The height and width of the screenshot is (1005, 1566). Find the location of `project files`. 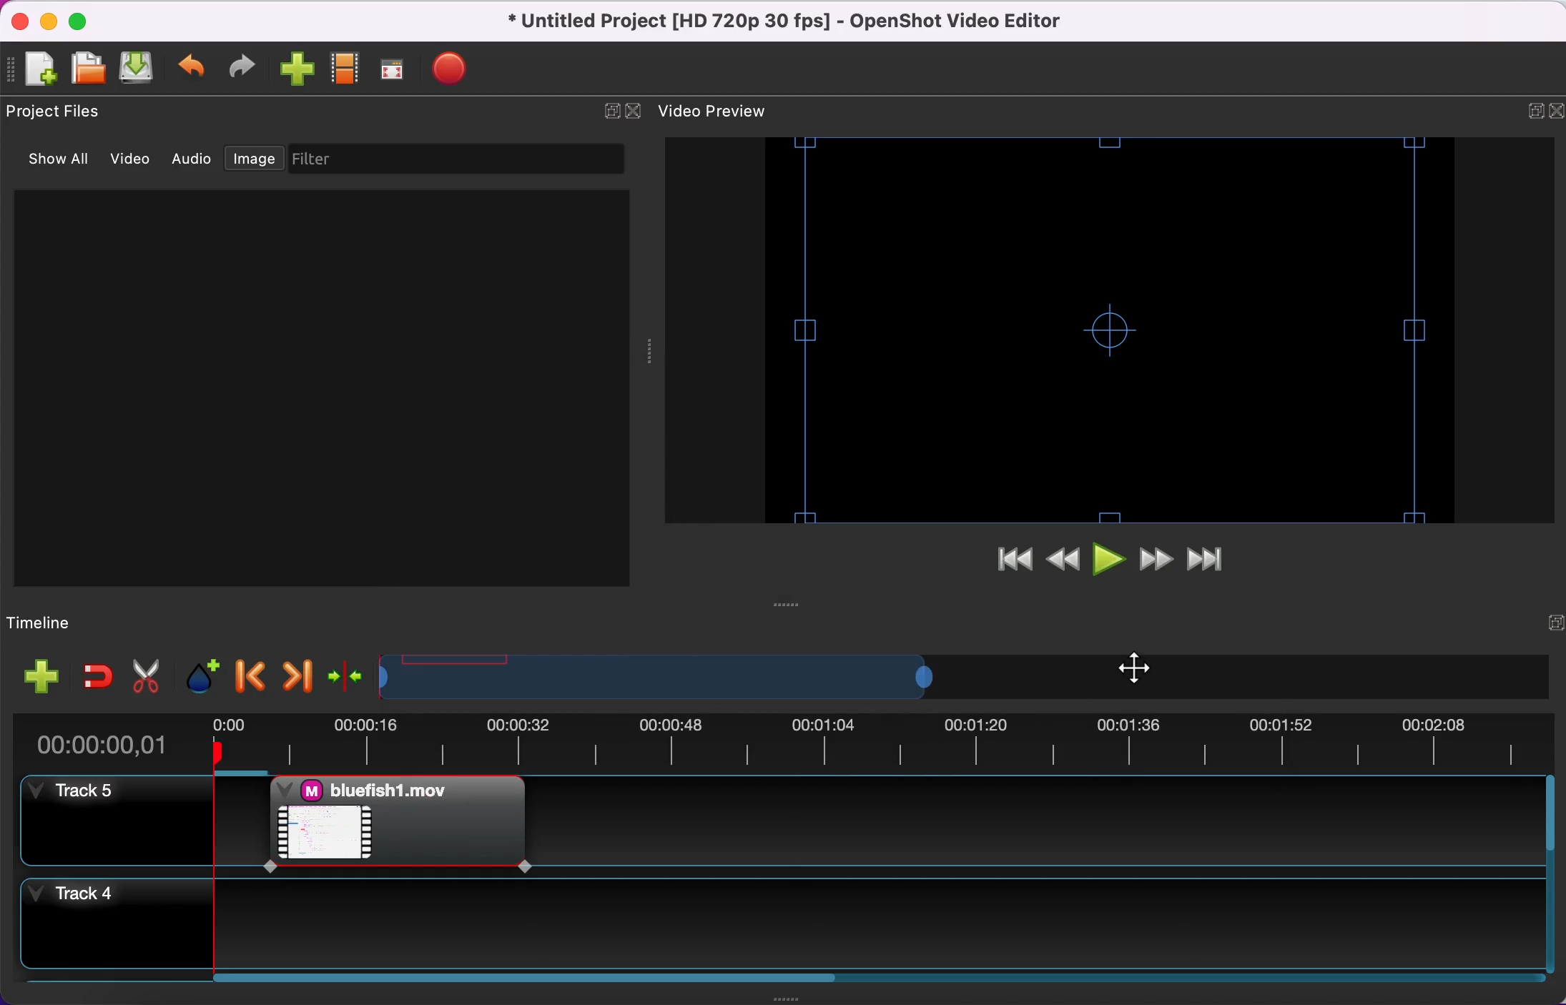

project files is located at coordinates (61, 111).